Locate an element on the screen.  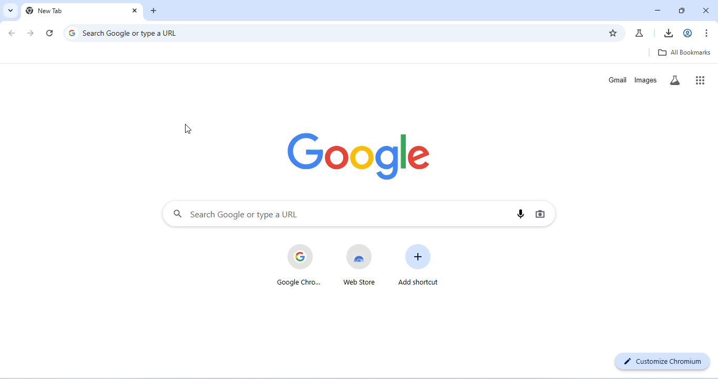
google chrome is located at coordinates (299, 264).